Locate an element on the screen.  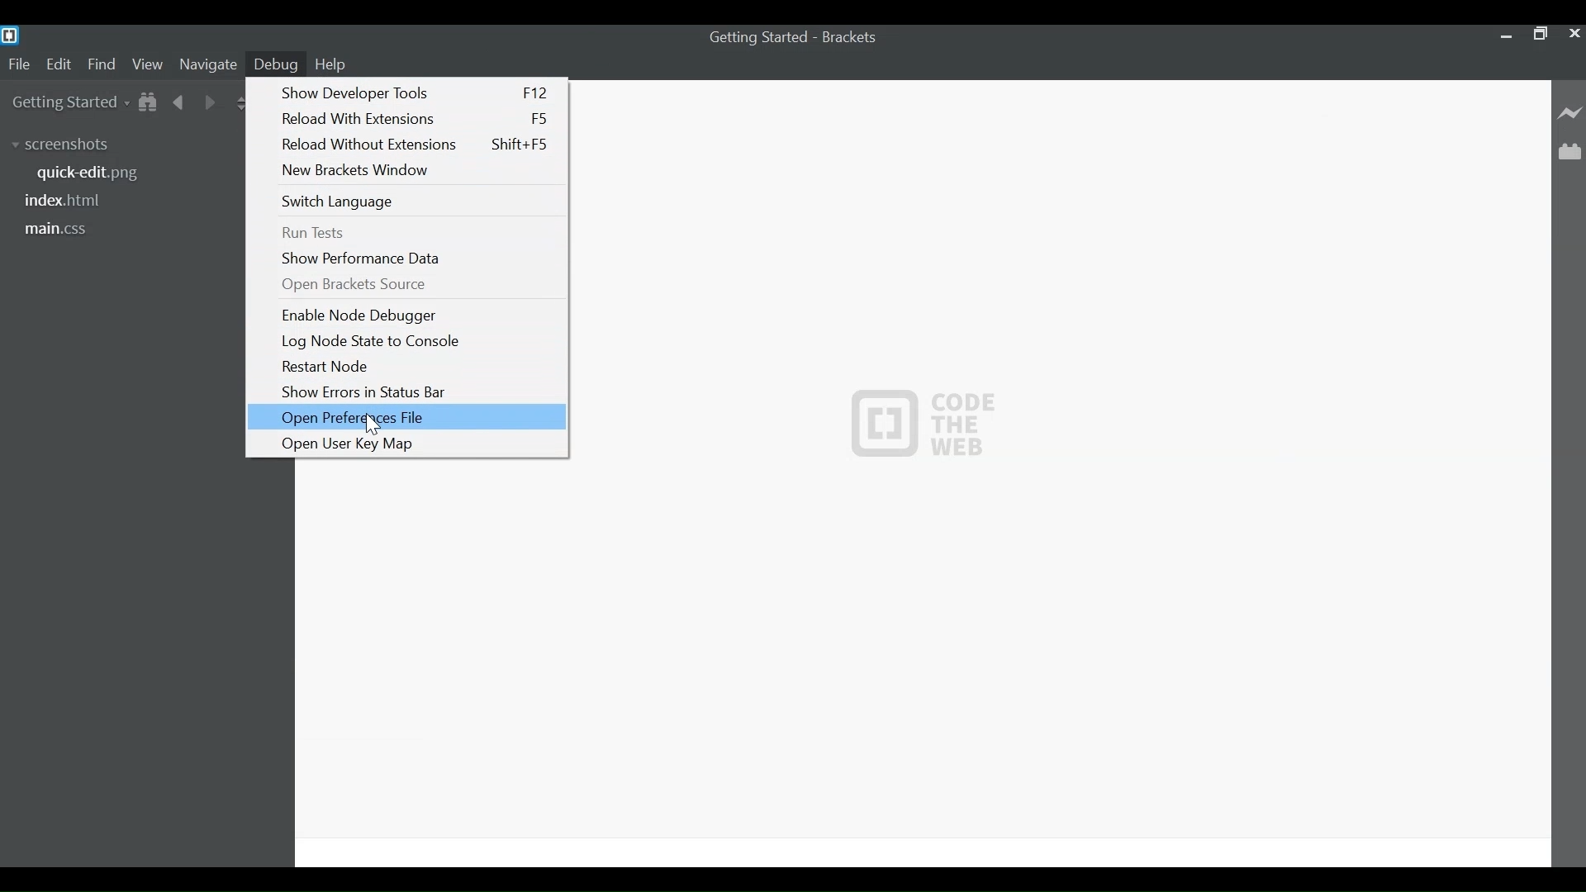
Split the Editor vertically or horizontally is located at coordinates (241, 105).